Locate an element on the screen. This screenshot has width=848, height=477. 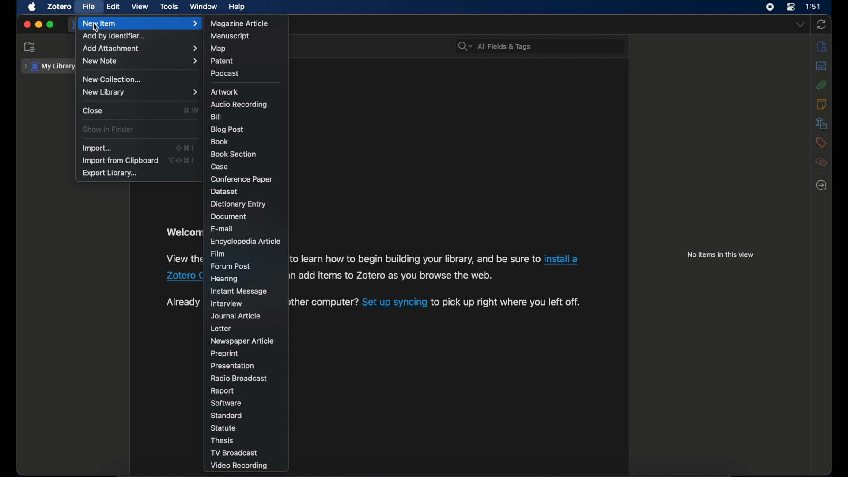
new item is located at coordinates (140, 23).